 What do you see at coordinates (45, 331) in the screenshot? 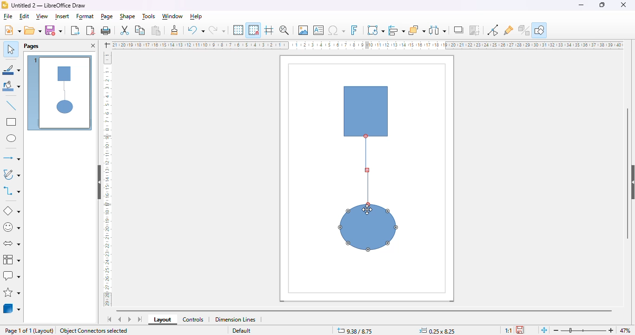
I see `layout` at bounding box center [45, 331].